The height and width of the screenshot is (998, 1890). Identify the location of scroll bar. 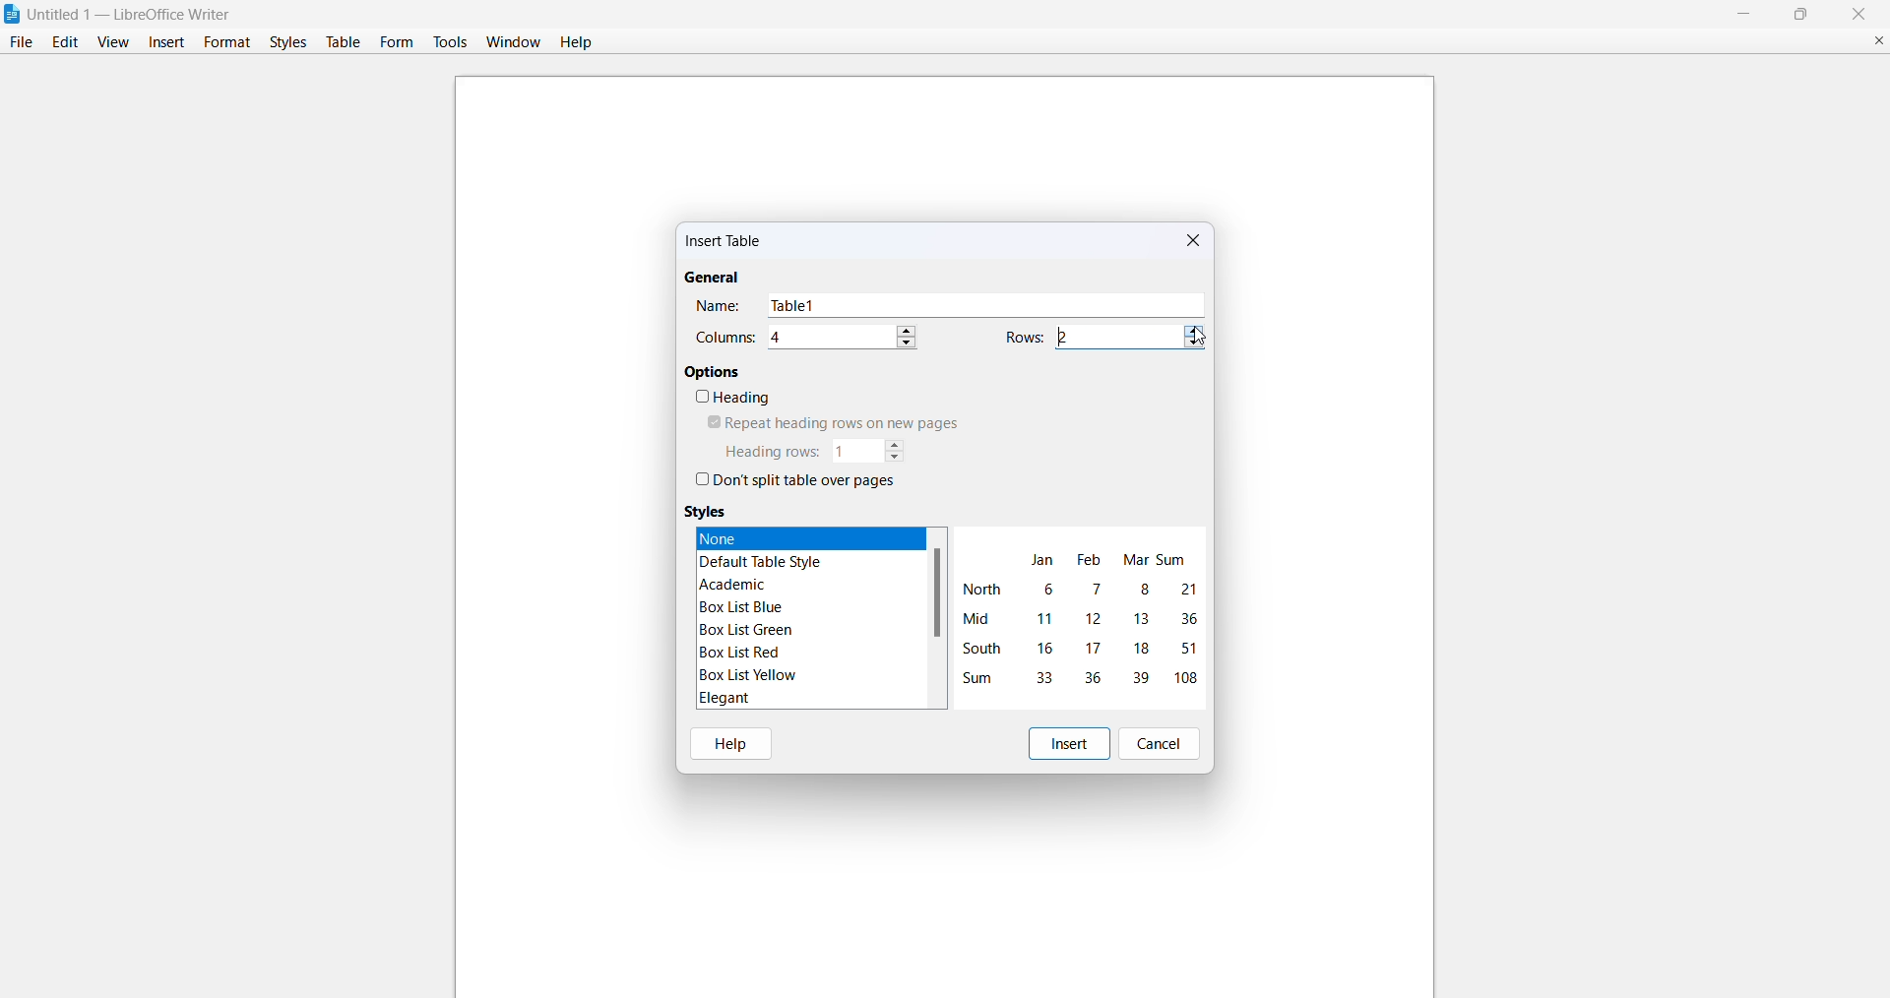
(937, 593).